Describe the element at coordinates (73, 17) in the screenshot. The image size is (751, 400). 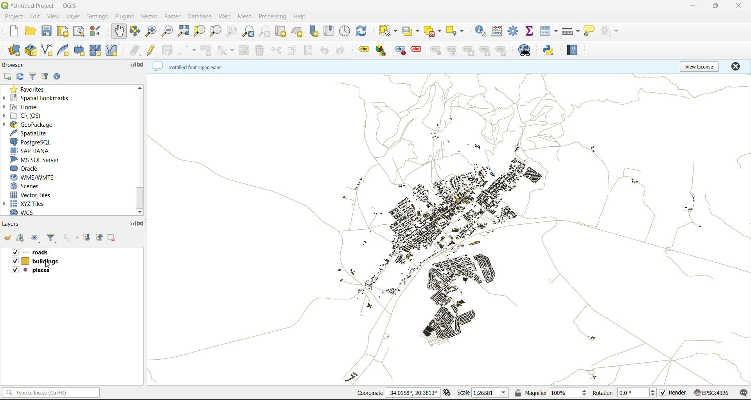
I see `layer` at that location.